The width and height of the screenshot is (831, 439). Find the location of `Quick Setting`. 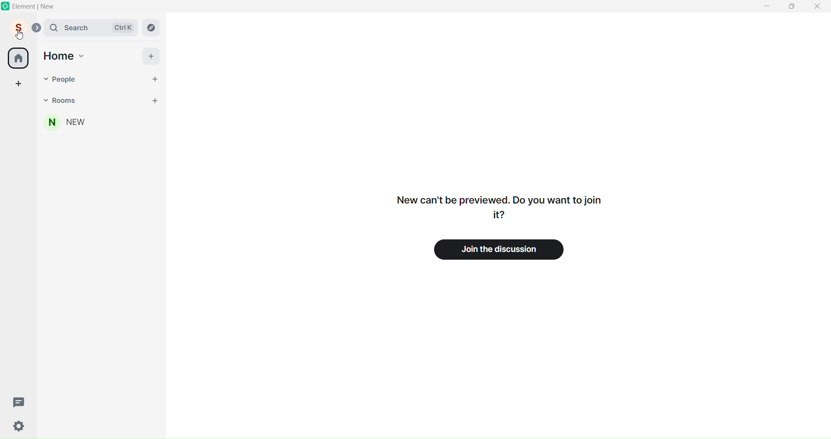

Quick Setting is located at coordinates (20, 427).